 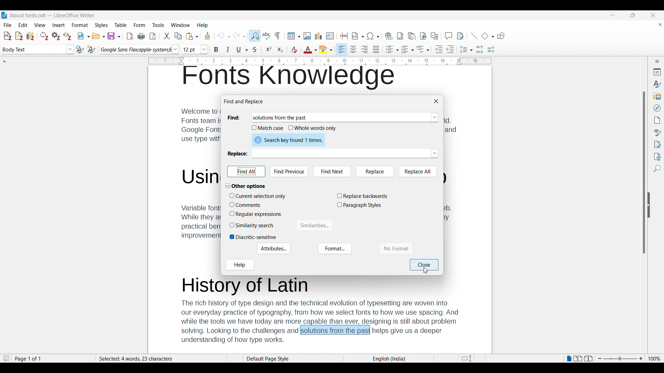 What do you see at coordinates (266, 36) in the screenshot?
I see `Check spelling` at bounding box center [266, 36].